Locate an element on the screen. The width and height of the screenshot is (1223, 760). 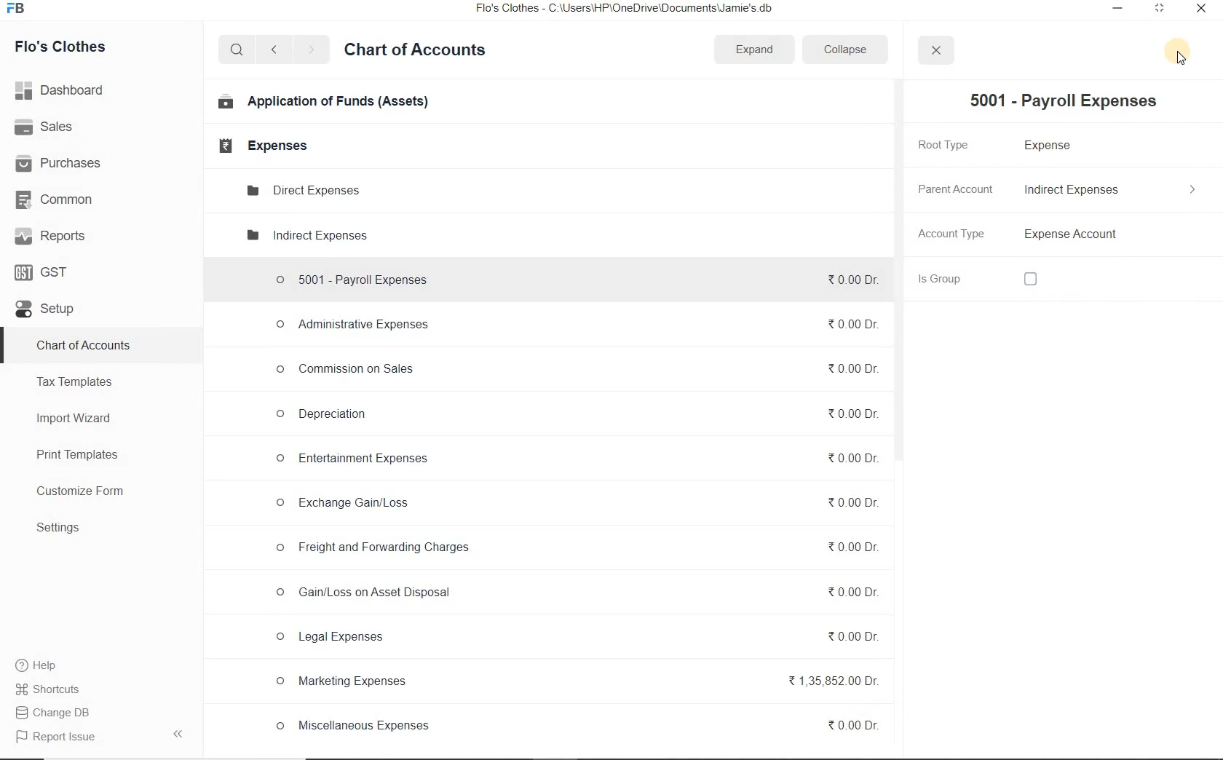
Chart of Accounts is located at coordinates (415, 52).